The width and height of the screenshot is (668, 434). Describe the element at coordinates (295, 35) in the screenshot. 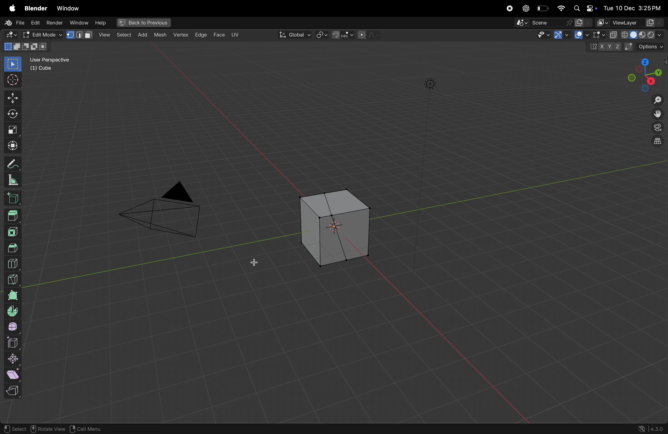

I see `Global` at that location.